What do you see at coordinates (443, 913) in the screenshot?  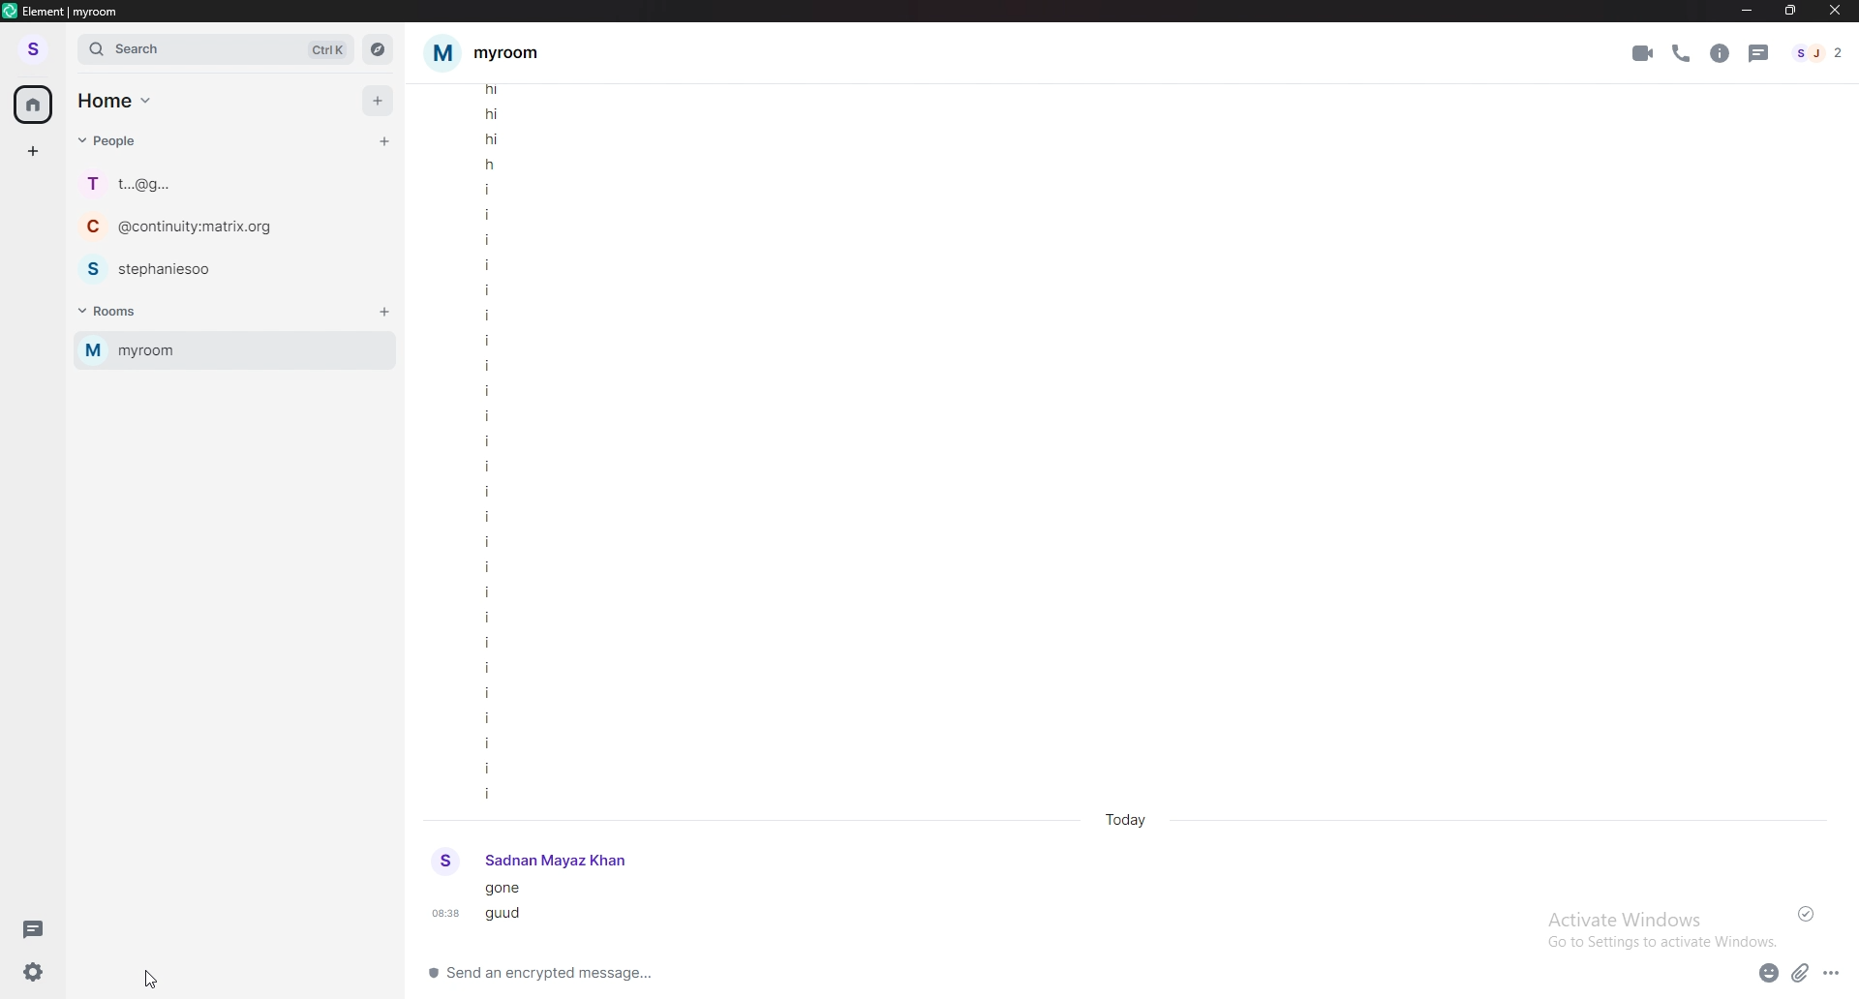 I see `08:38` at bounding box center [443, 913].